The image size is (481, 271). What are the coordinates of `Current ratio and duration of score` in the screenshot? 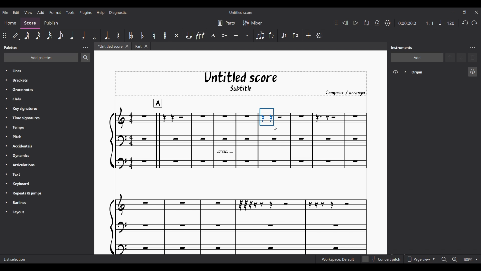 It's located at (416, 23).